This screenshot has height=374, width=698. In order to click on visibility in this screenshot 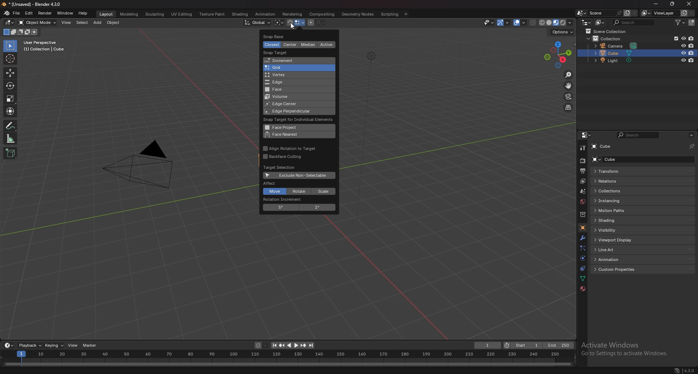, I will do `click(617, 229)`.